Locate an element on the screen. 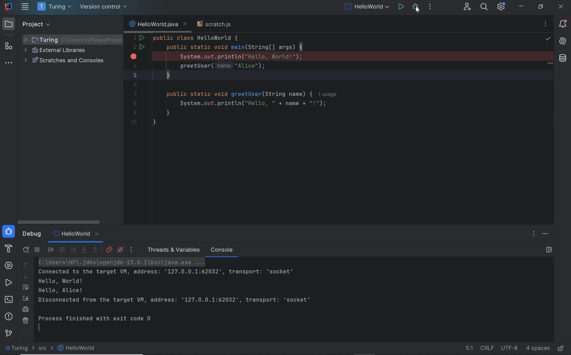  step out is located at coordinates (96, 251).